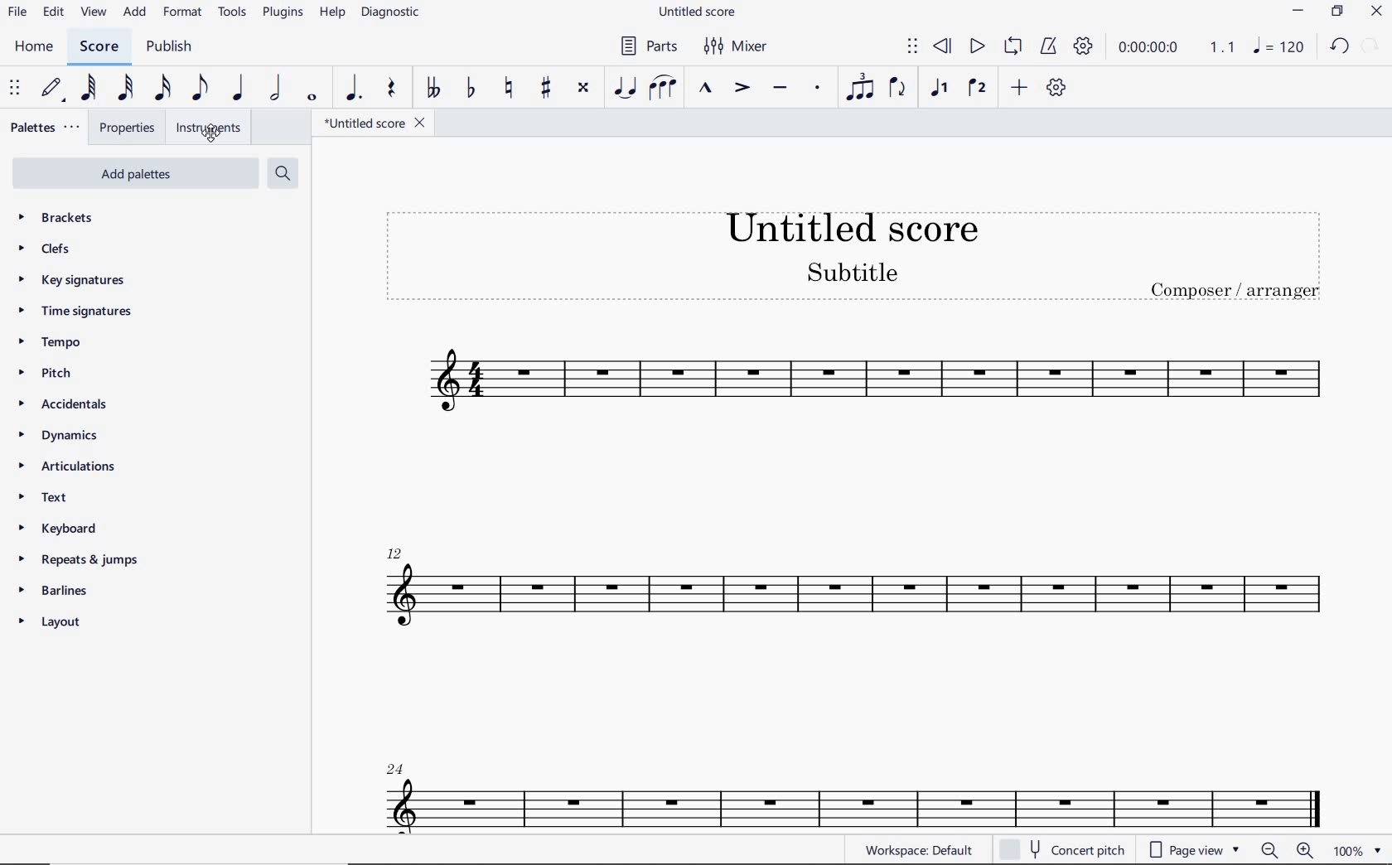 The height and width of the screenshot is (865, 1392). Describe the element at coordinates (374, 123) in the screenshot. I see `file name` at that location.